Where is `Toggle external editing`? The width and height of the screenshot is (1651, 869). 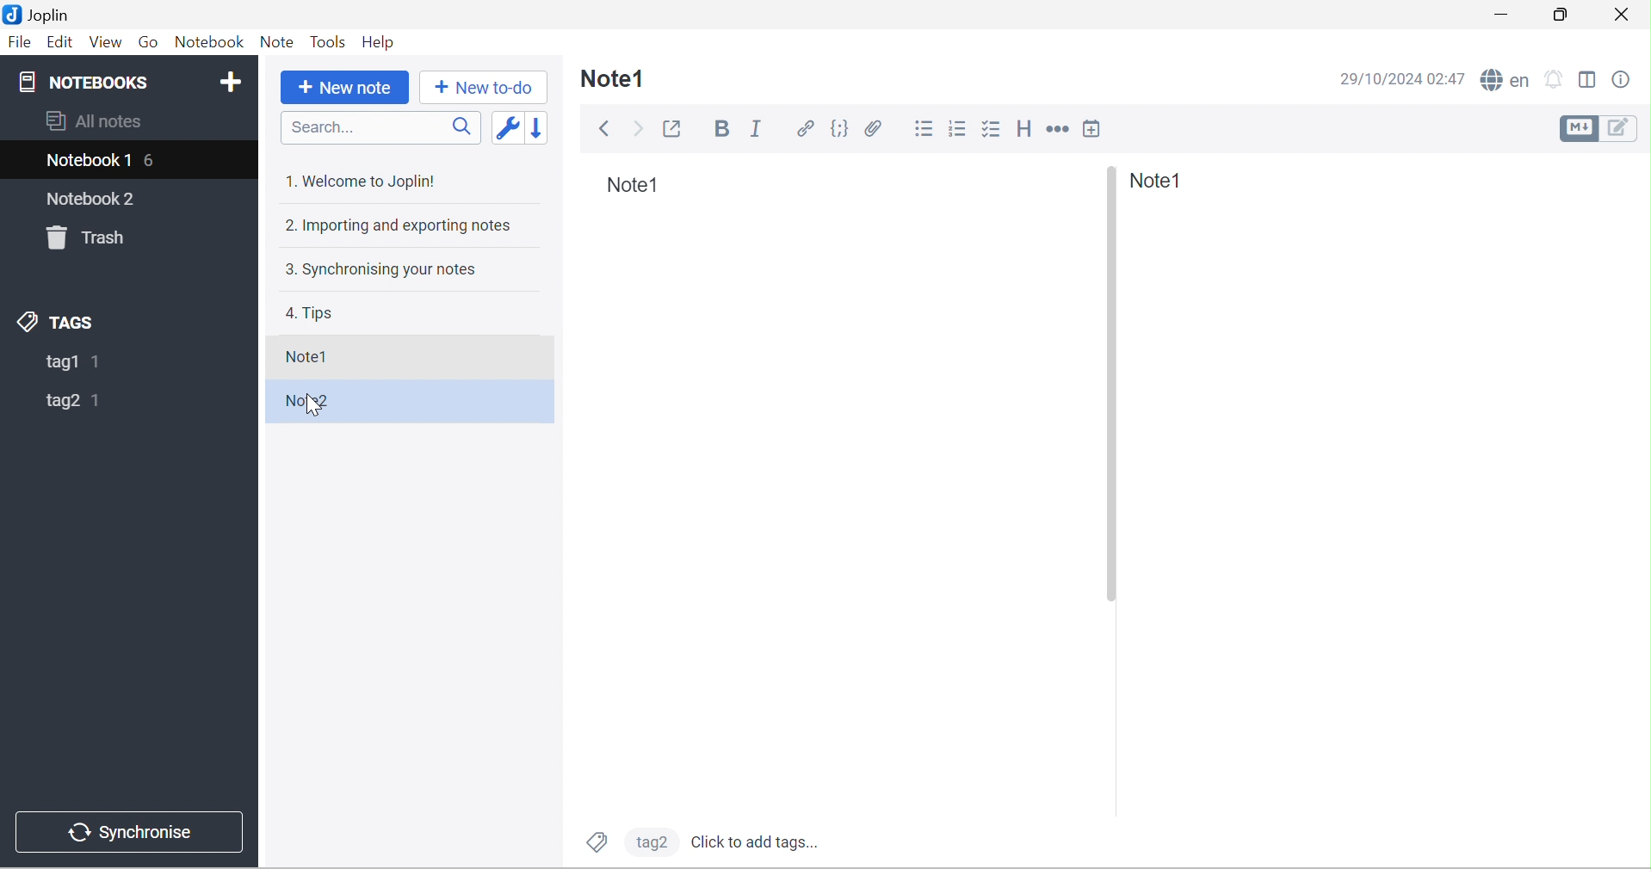
Toggle external editing is located at coordinates (673, 128).